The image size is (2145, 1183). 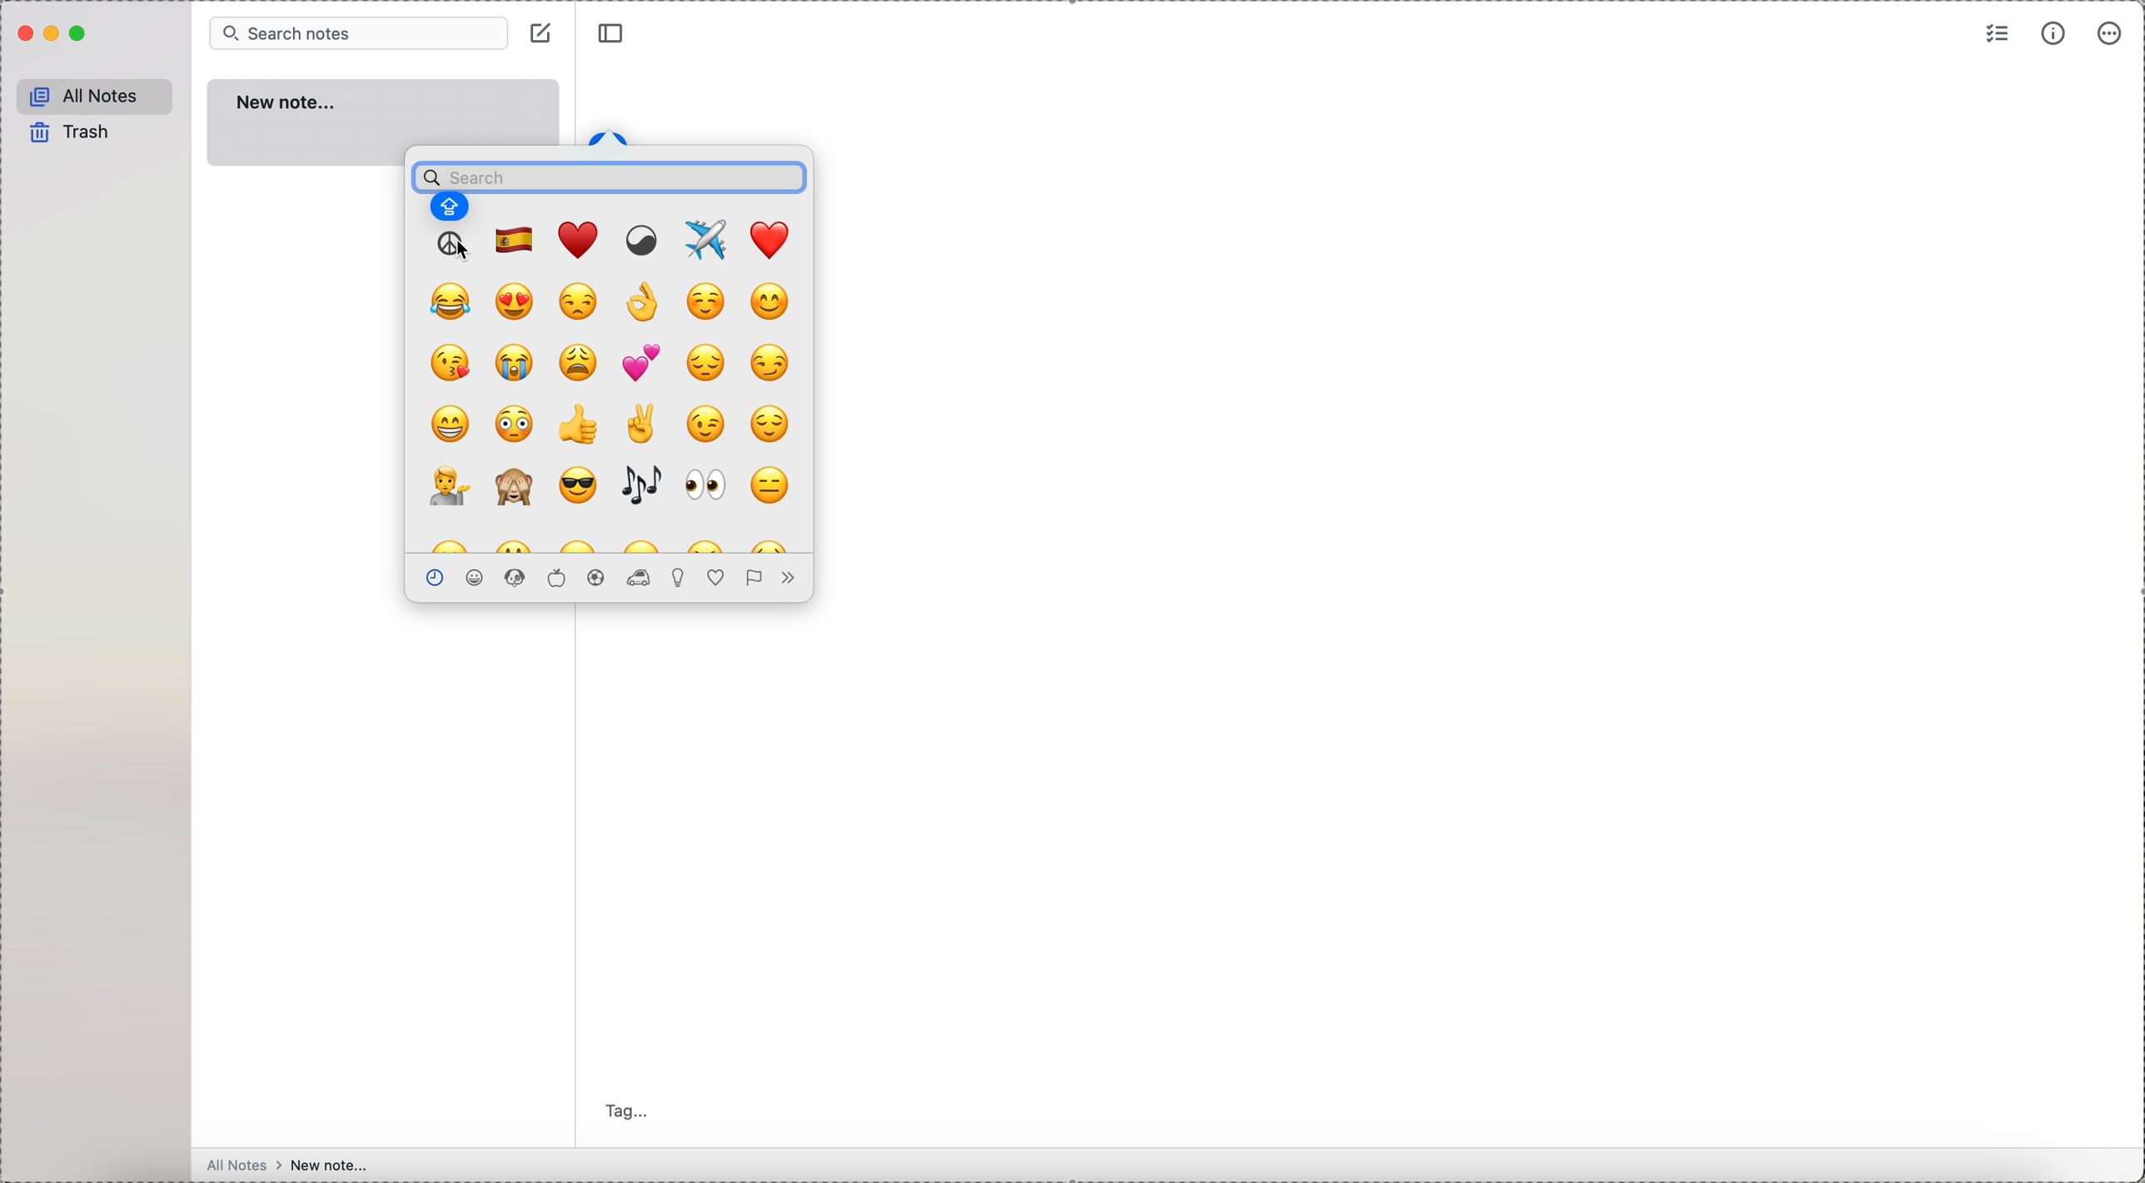 I want to click on emoji, so click(x=769, y=542).